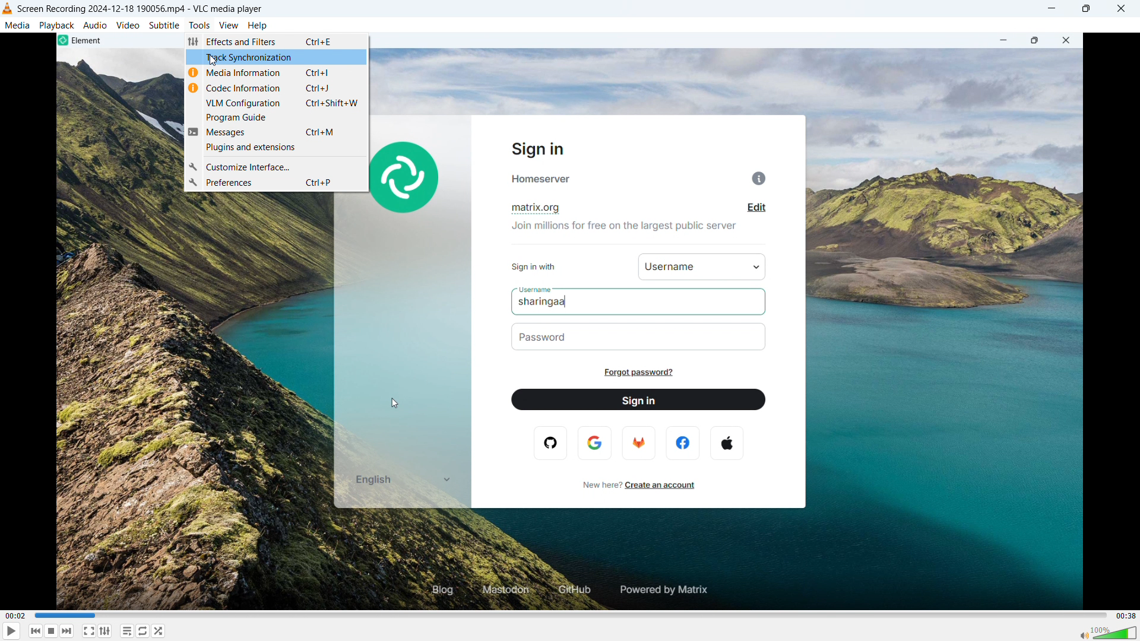 This screenshot has width=1140, height=641. What do you see at coordinates (277, 183) in the screenshot?
I see `preferences` at bounding box center [277, 183].